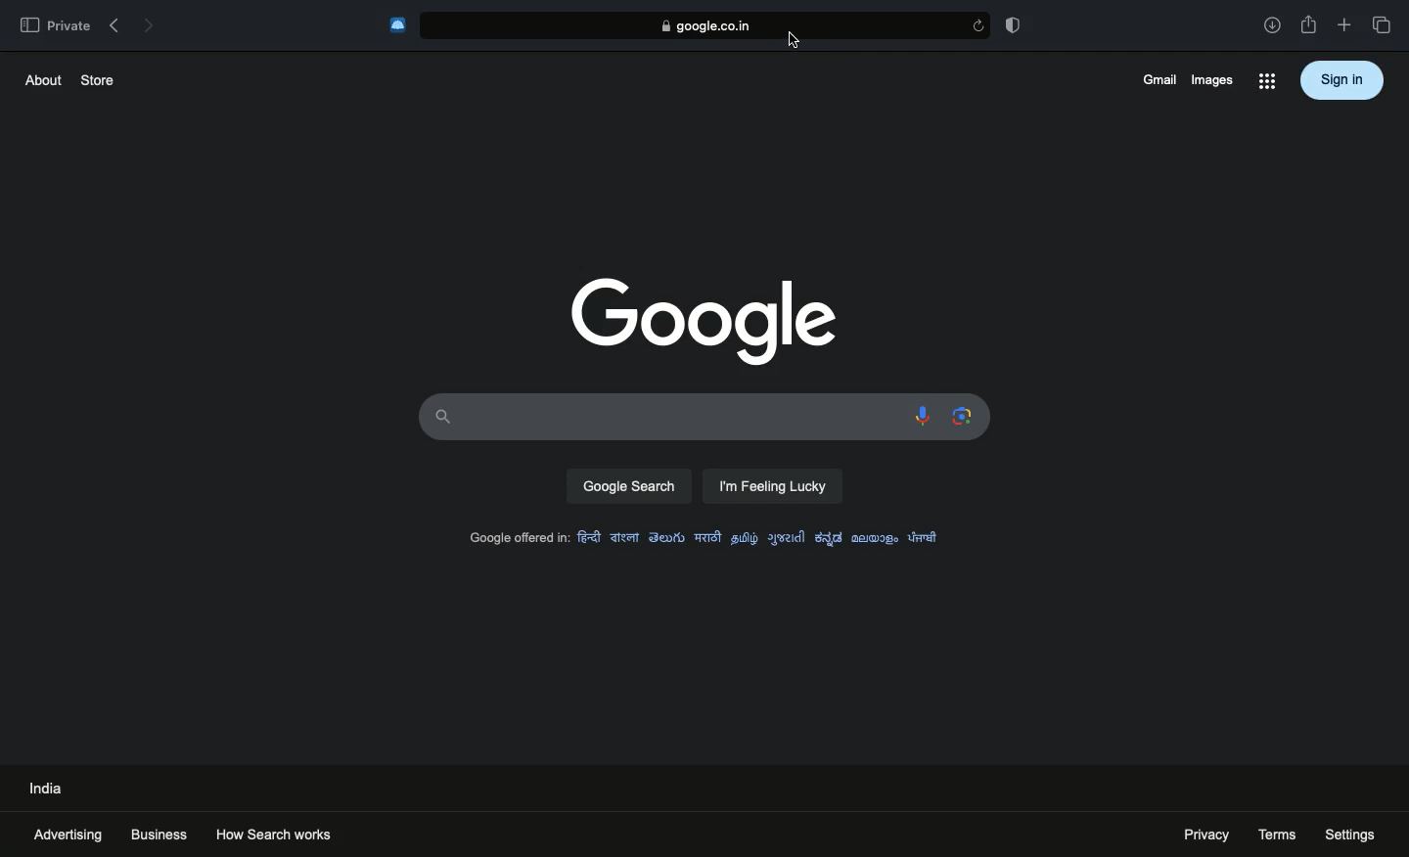 The height and width of the screenshot is (857, 1409). What do you see at coordinates (159, 834) in the screenshot?
I see `business` at bounding box center [159, 834].